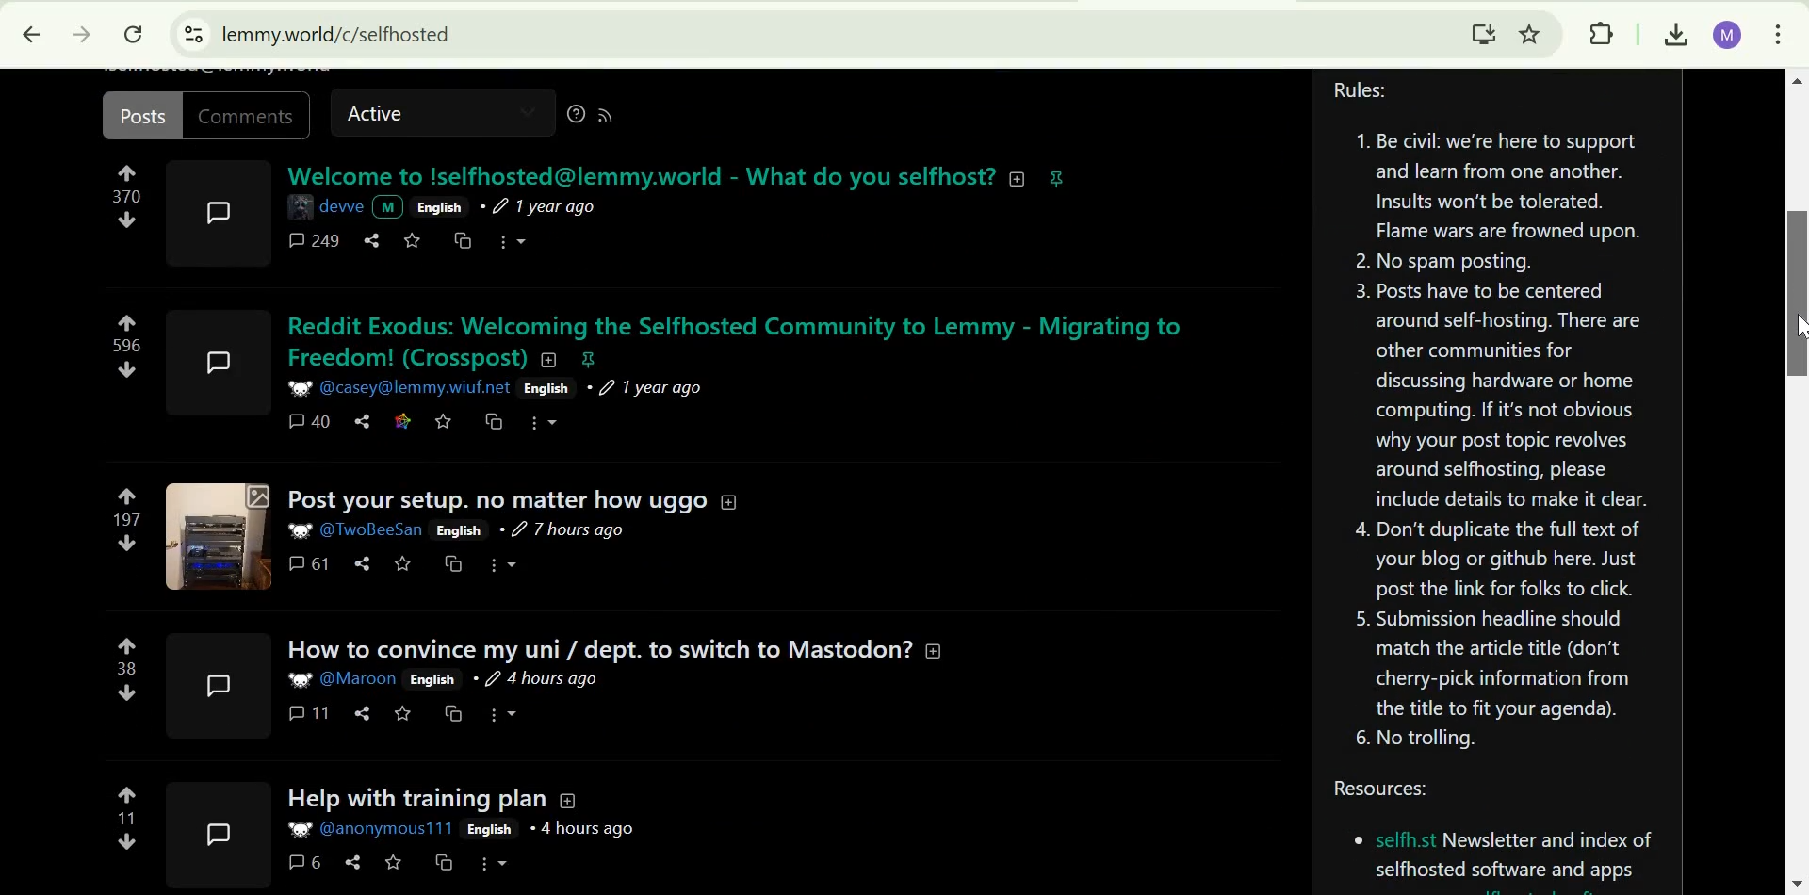 Image resolution: width=1809 pixels, height=895 pixels. I want to click on more, so click(516, 239).